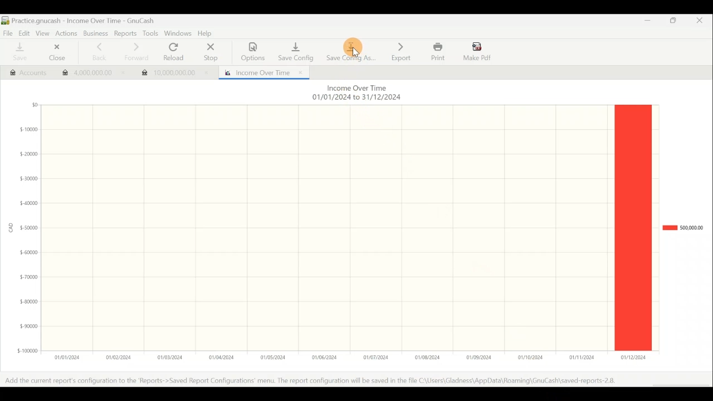  Describe the element at coordinates (126, 33) in the screenshot. I see `Reports` at that location.